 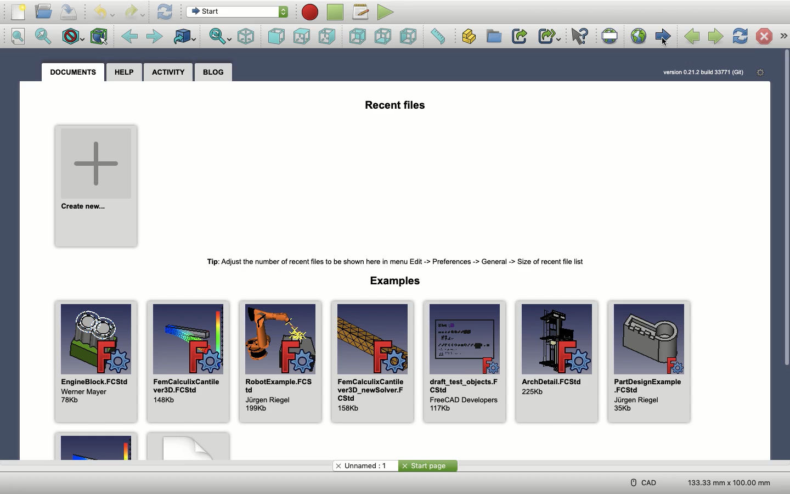 What do you see at coordinates (642, 482) in the screenshot?
I see `CAD menu` at bounding box center [642, 482].